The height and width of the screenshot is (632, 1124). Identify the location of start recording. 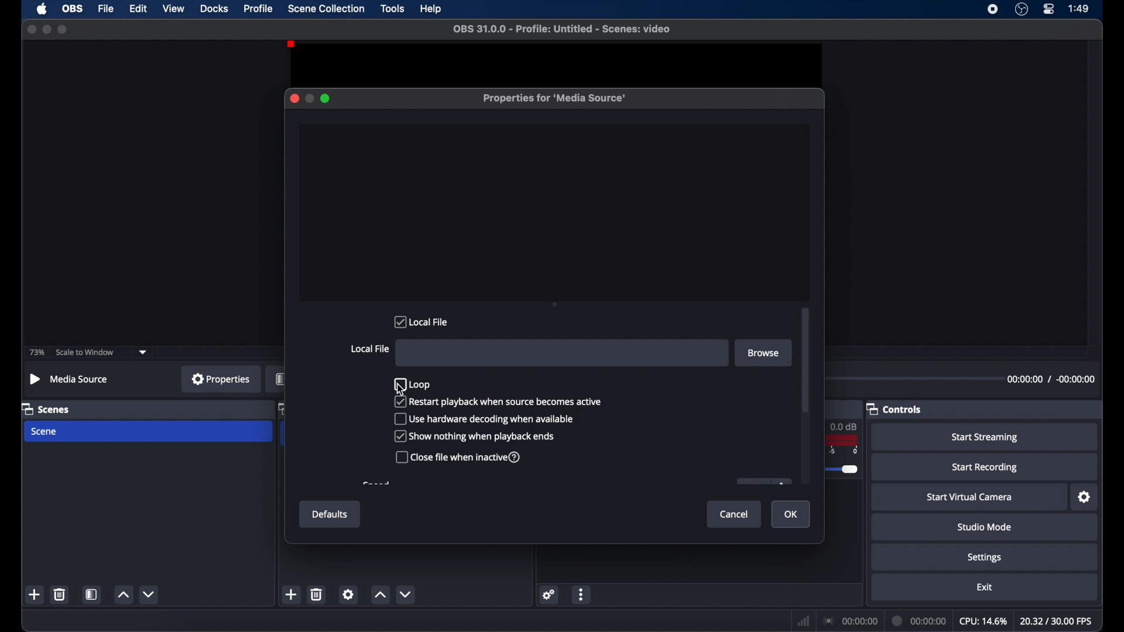
(986, 467).